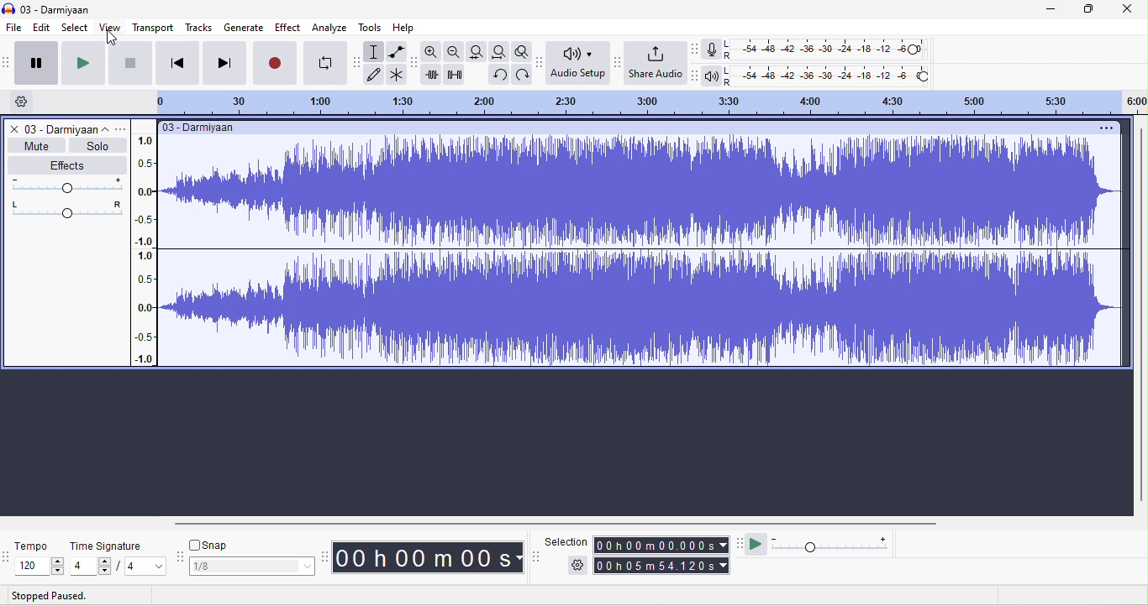 Image resolution: width=1148 pixels, height=606 pixels. What do you see at coordinates (645, 104) in the screenshot?
I see `timeline: drag to lop timeline` at bounding box center [645, 104].